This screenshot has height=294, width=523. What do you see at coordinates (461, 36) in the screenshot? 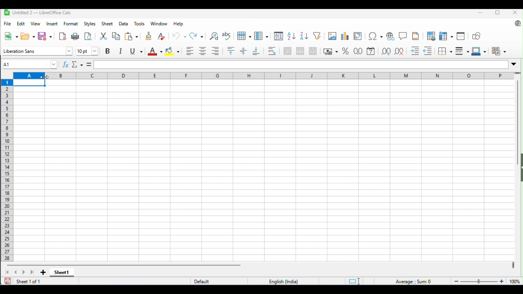
I see `split window` at bounding box center [461, 36].